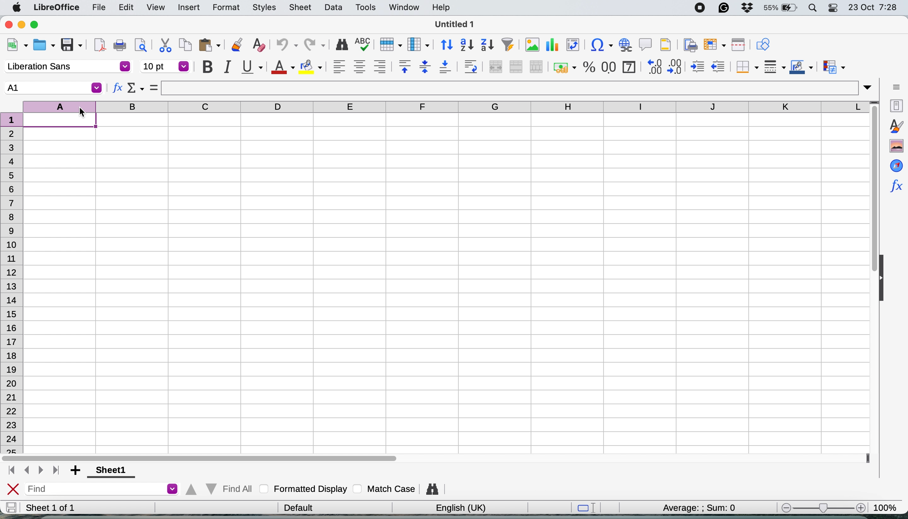 This screenshot has height=519, width=908. What do you see at coordinates (873, 189) in the screenshot?
I see `vertical scroll bar` at bounding box center [873, 189].